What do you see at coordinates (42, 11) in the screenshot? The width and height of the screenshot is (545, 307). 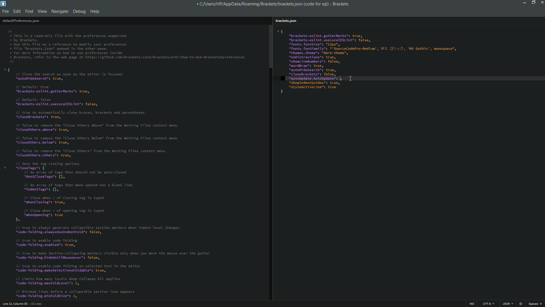 I see `view menu` at bounding box center [42, 11].